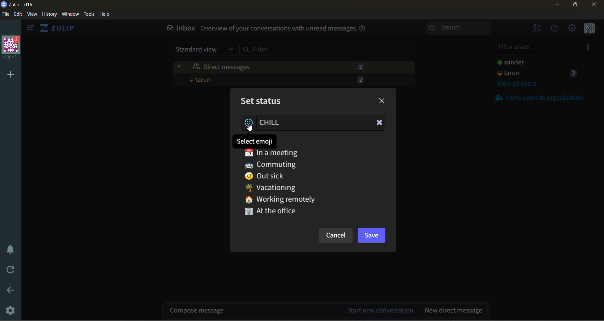  I want to click on window, so click(71, 15).